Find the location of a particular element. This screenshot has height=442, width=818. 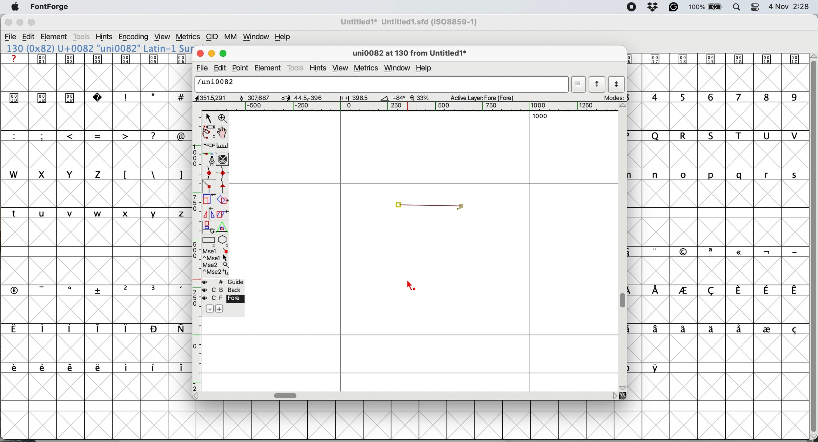

file is located at coordinates (201, 68).